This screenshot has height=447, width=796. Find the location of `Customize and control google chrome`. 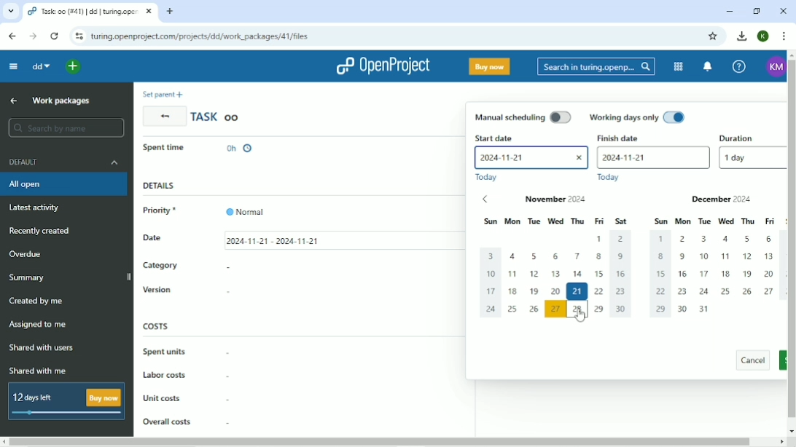

Customize and control google chrome is located at coordinates (783, 36).